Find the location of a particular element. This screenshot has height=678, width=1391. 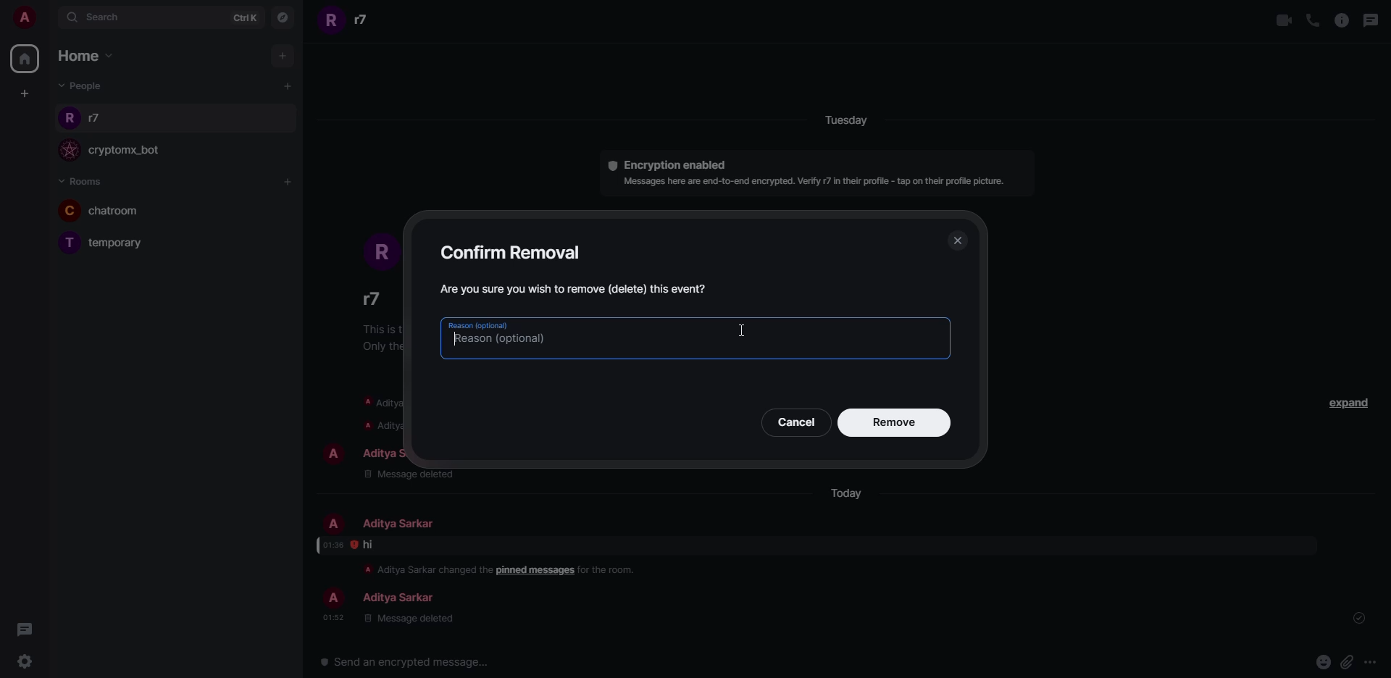

add is located at coordinates (282, 54).